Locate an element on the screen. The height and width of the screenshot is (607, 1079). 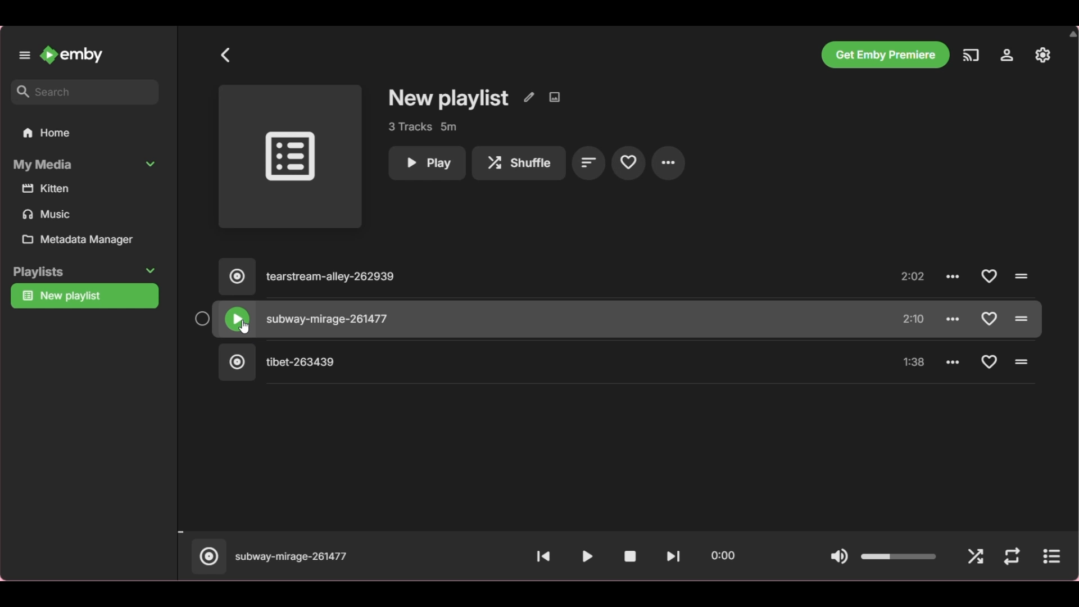
Song 3, click to play is located at coordinates (534, 363).